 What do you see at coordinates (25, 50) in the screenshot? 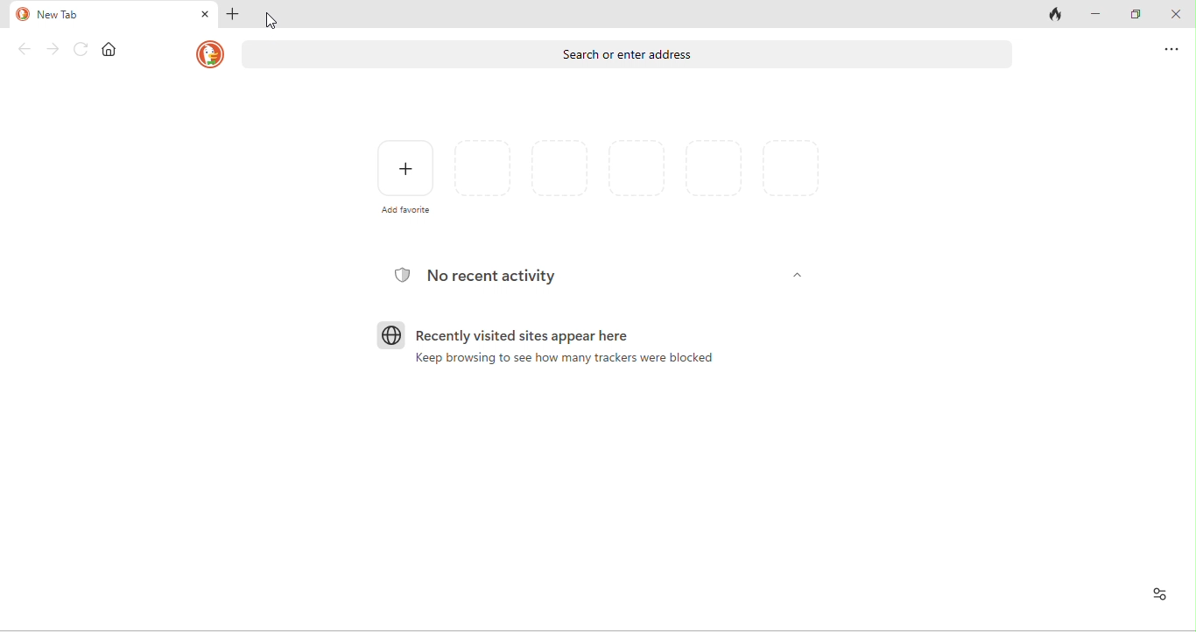
I see `back` at bounding box center [25, 50].